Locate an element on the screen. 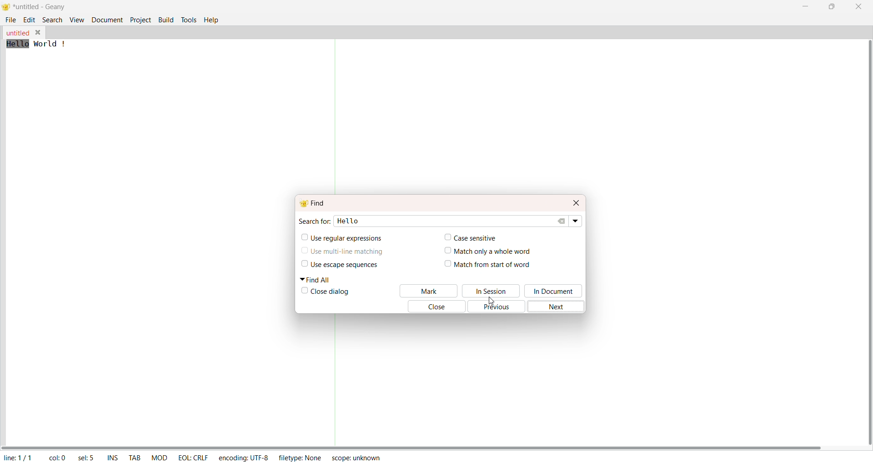 Image resolution: width=873 pixels, height=463 pixels. mark is located at coordinates (429, 291).